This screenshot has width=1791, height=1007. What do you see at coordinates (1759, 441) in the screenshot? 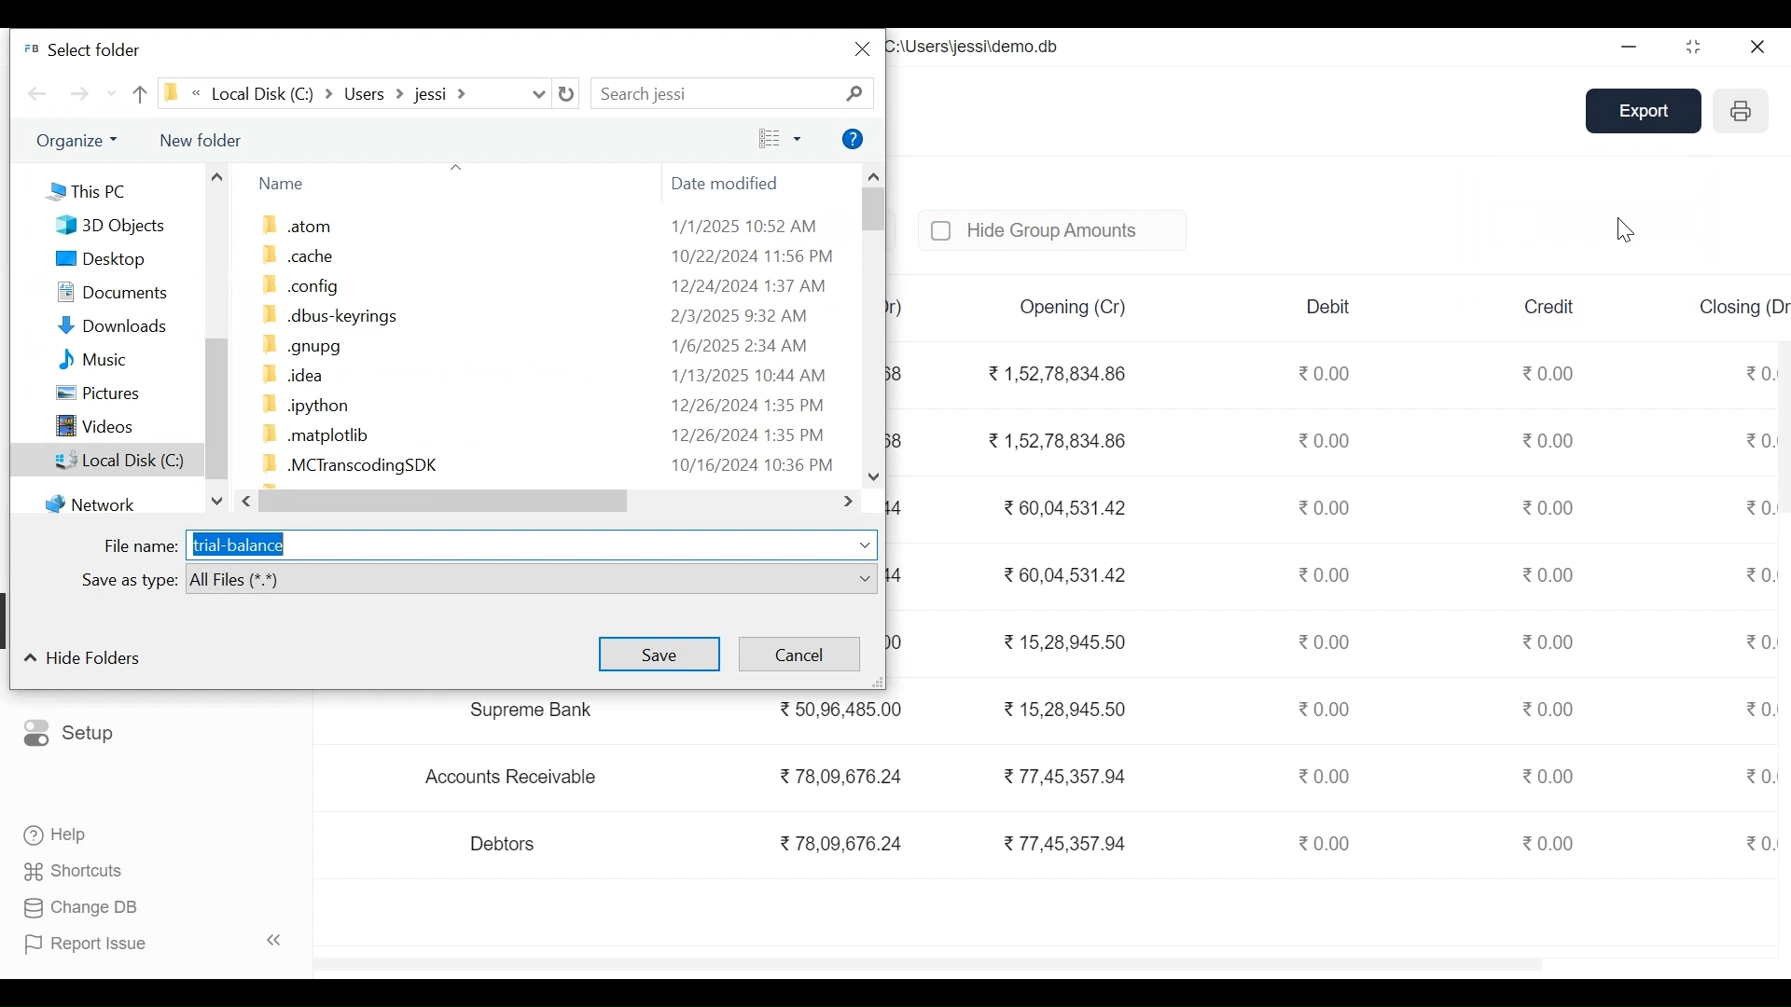
I see `0.00` at bounding box center [1759, 441].